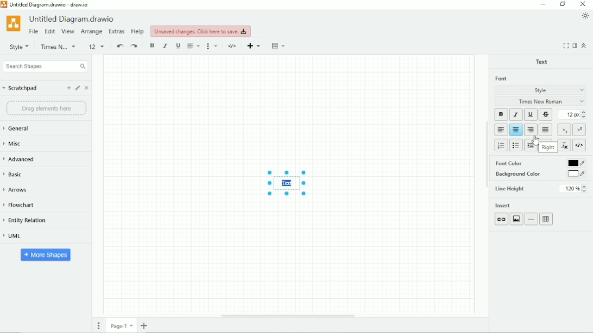  I want to click on Table, so click(278, 46).